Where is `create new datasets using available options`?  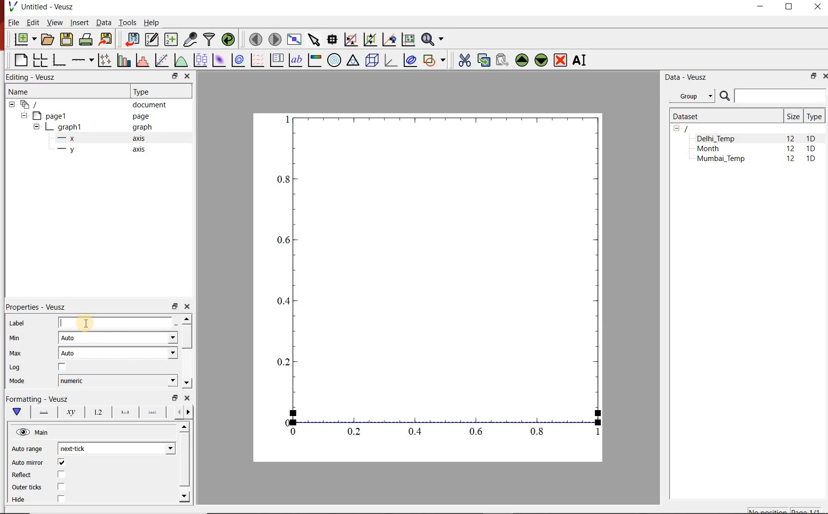
create new datasets using available options is located at coordinates (171, 40).